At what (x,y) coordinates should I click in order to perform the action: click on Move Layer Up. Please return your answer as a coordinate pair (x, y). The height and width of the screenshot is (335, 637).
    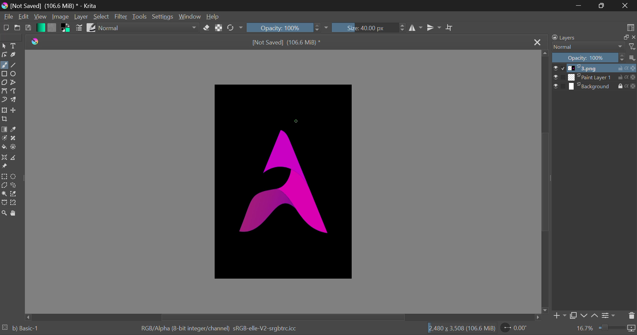
    Looking at the image, I should click on (596, 315).